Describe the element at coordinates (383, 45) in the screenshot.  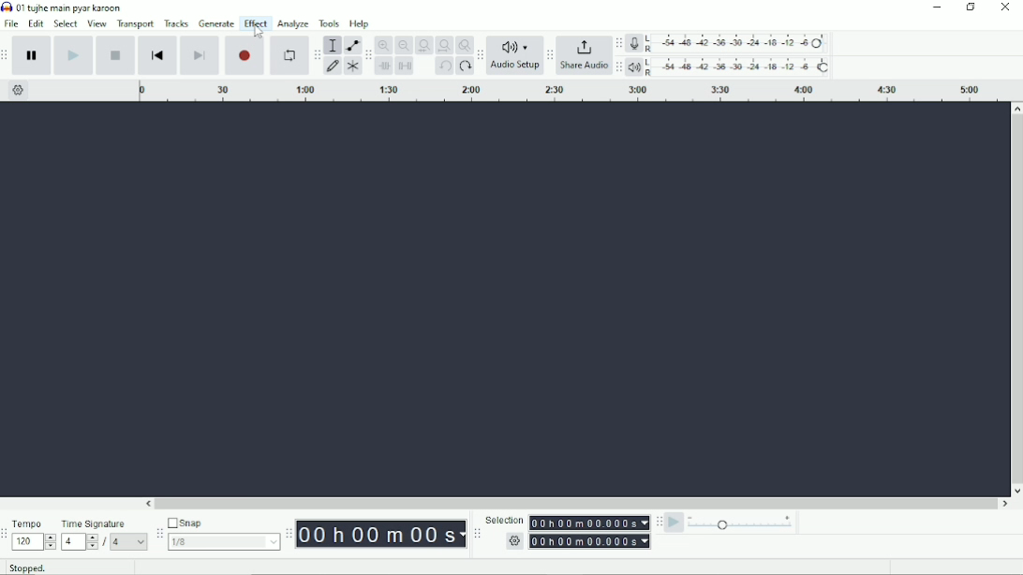
I see `Zoom In` at that location.